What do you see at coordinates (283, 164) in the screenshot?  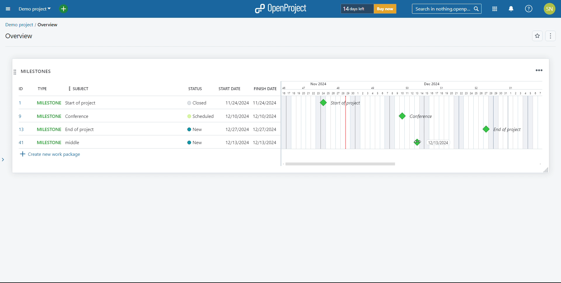 I see `scroll left` at bounding box center [283, 164].